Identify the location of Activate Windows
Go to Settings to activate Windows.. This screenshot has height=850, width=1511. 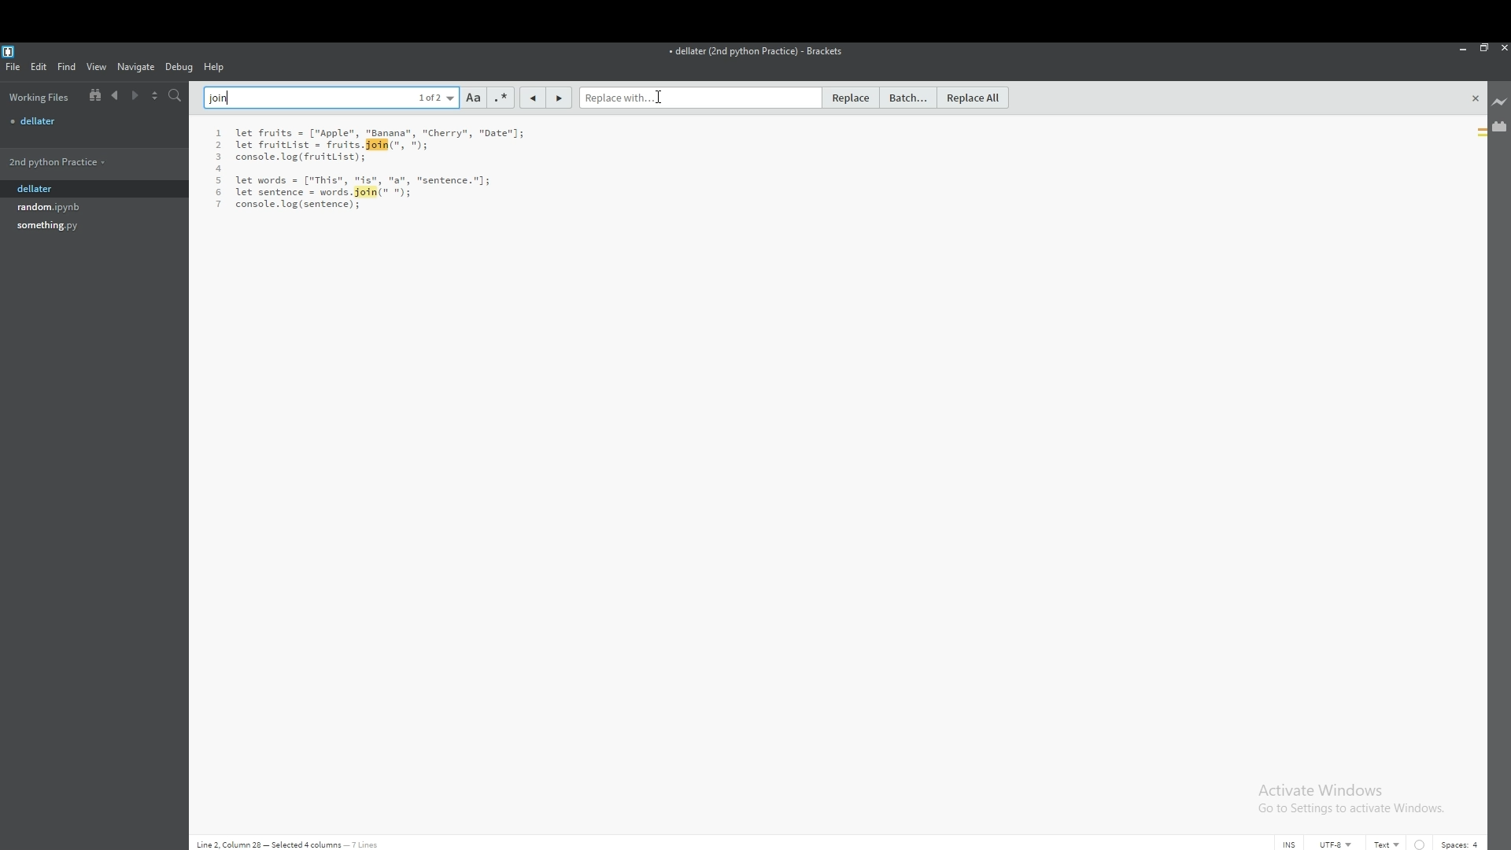
(1354, 799).